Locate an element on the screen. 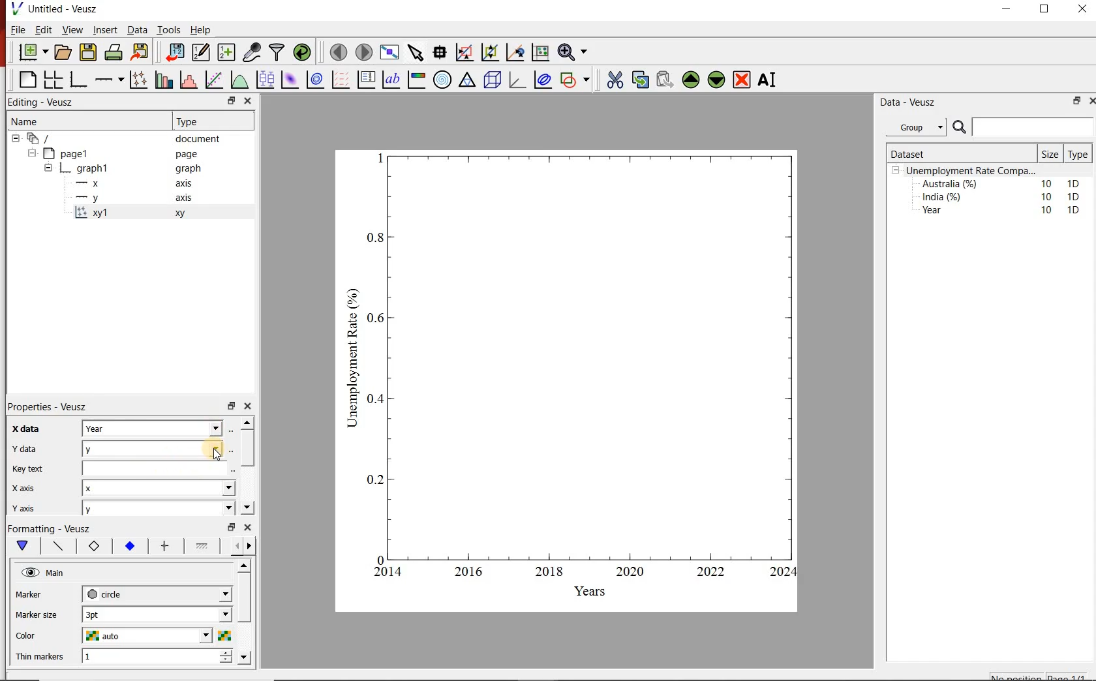 This screenshot has width=1096, height=681. move down is located at coordinates (247, 507).